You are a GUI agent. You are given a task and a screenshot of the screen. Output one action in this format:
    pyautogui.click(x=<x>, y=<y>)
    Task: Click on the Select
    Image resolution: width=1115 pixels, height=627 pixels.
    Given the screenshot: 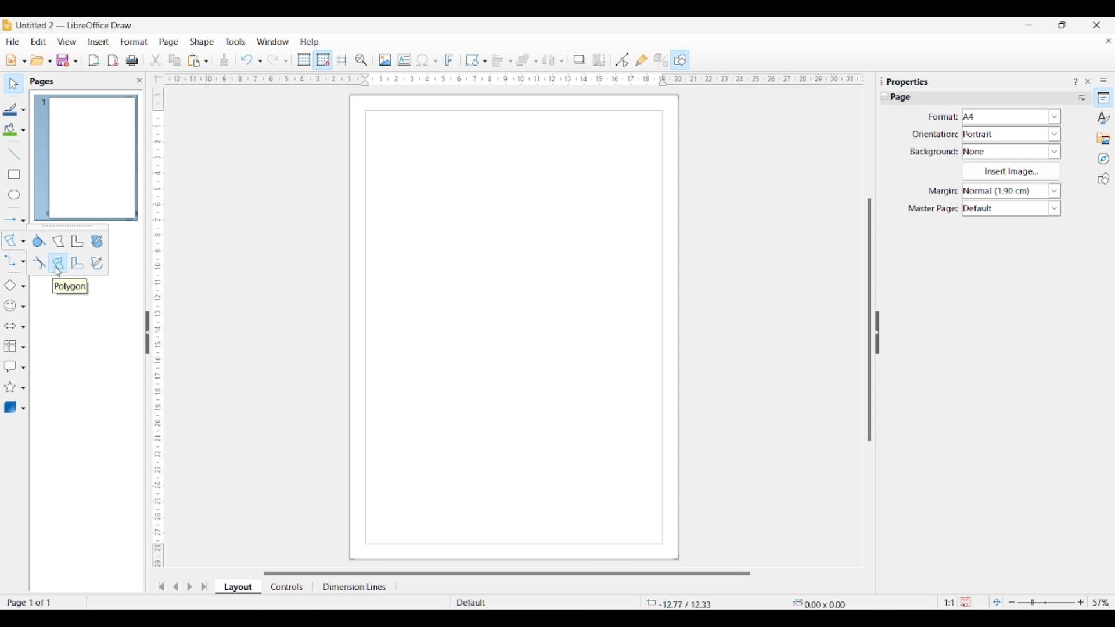 What is the action you would take?
    pyautogui.click(x=14, y=84)
    